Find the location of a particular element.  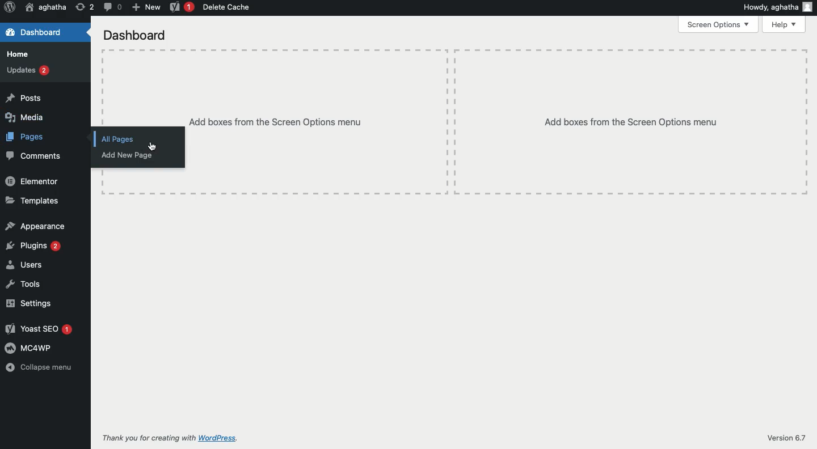

New is located at coordinates (145, 8).